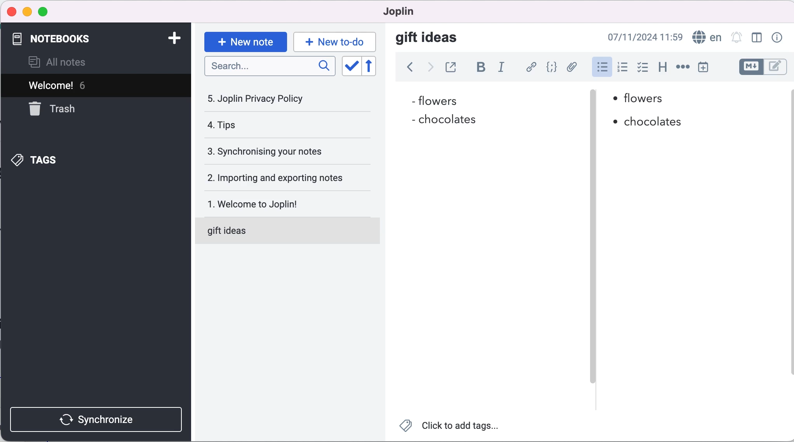 The height and width of the screenshot is (442, 794). Describe the element at coordinates (349, 66) in the screenshot. I see `toggle sort order field` at that location.